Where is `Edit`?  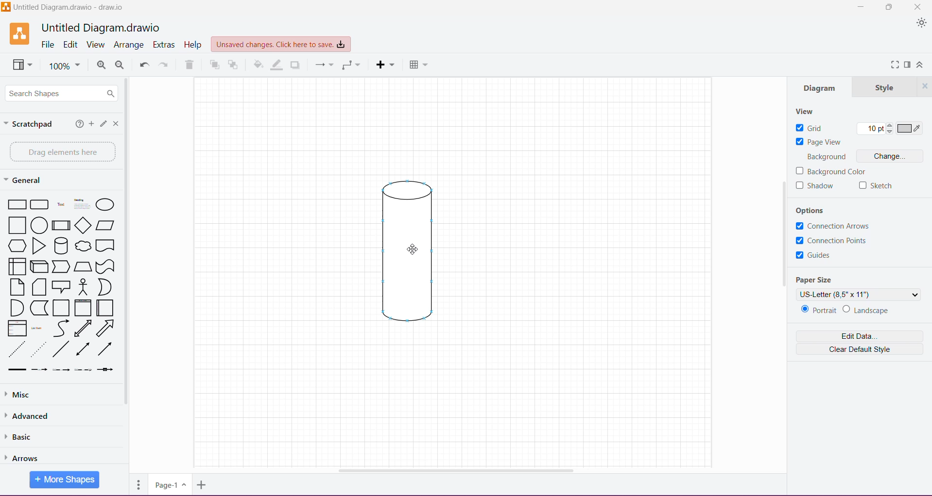
Edit is located at coordinates (103, 124).